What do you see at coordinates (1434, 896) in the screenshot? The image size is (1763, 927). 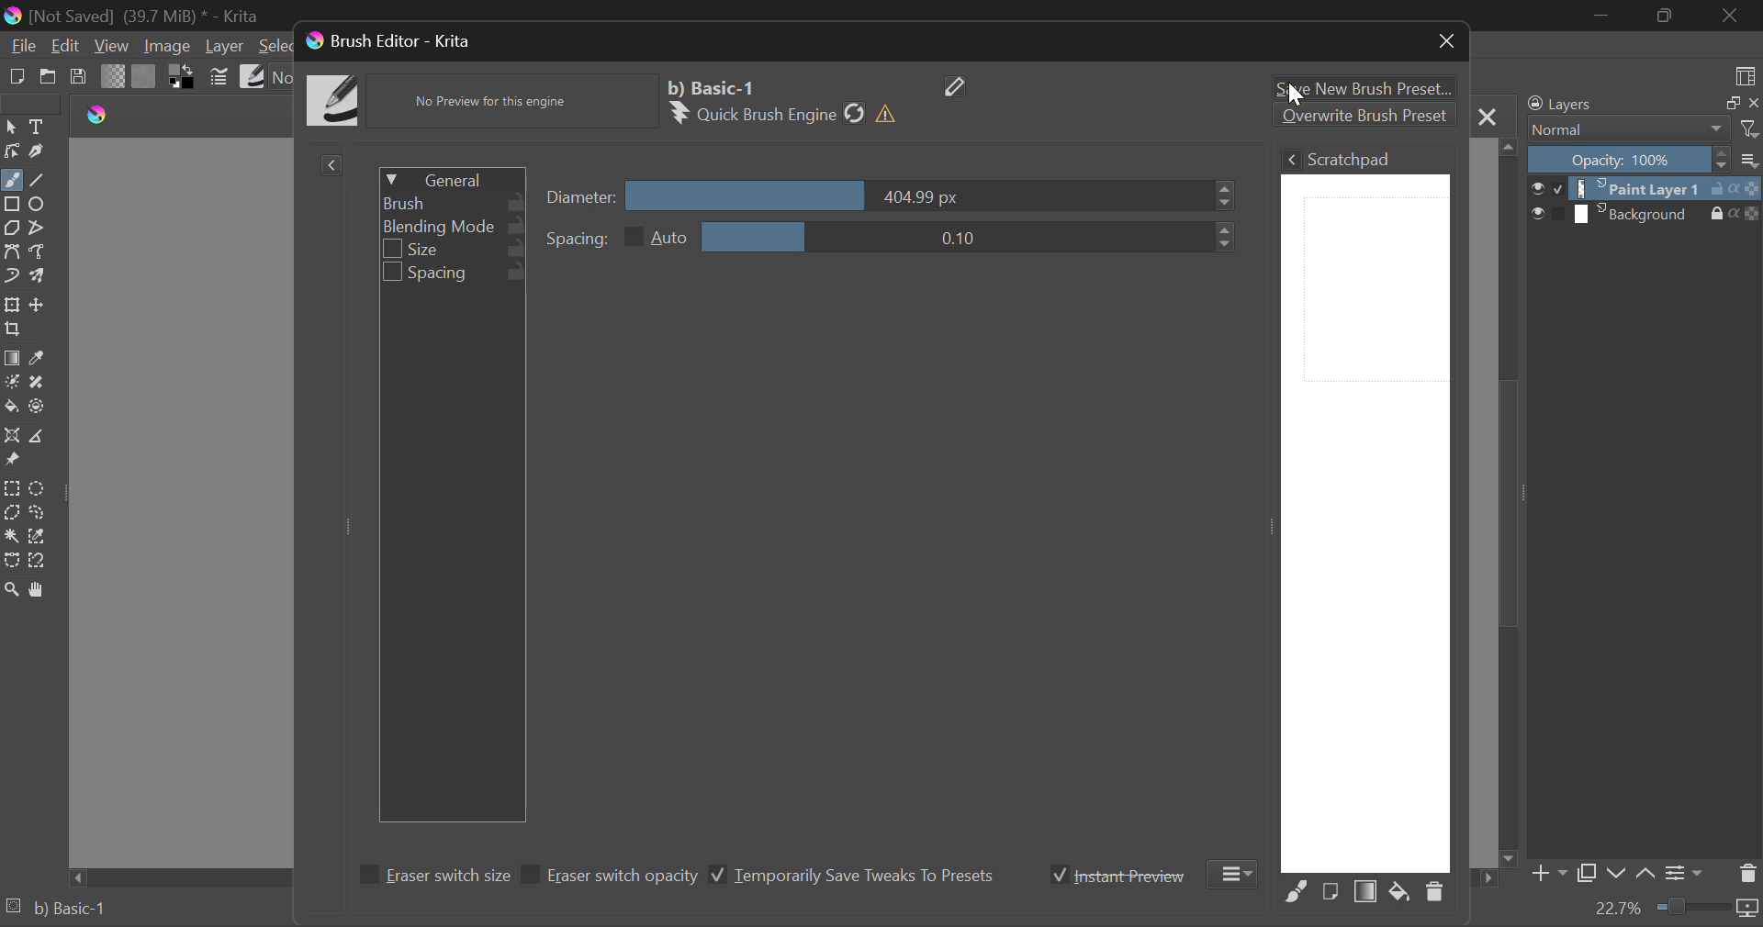 I see `Delete` at bounding box center [1434, 896].